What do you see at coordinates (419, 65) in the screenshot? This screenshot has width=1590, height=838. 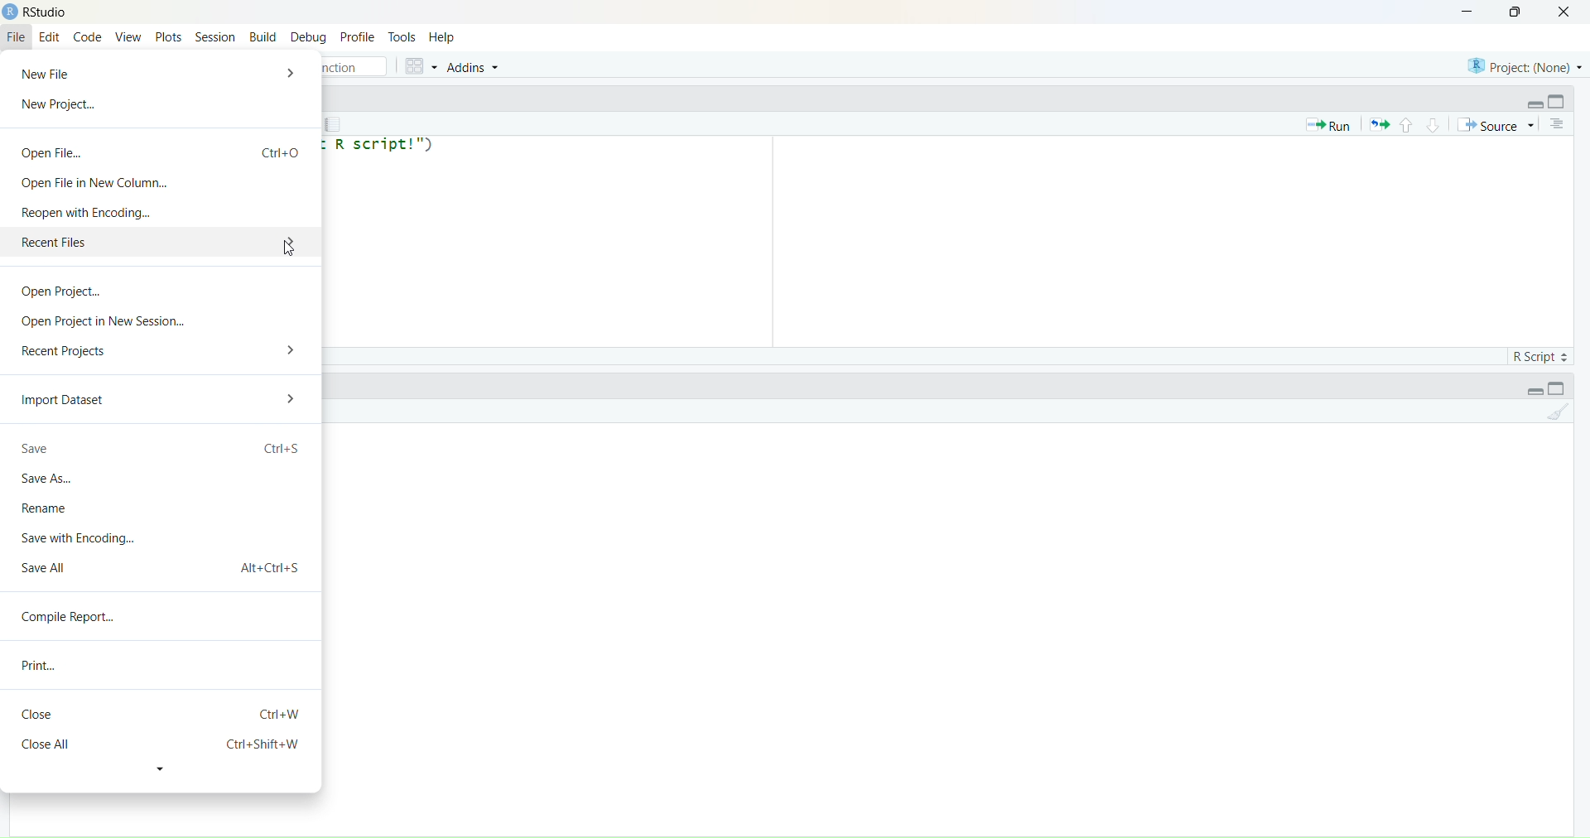 I see `Workspace panes` at bounding box center [419, 65].